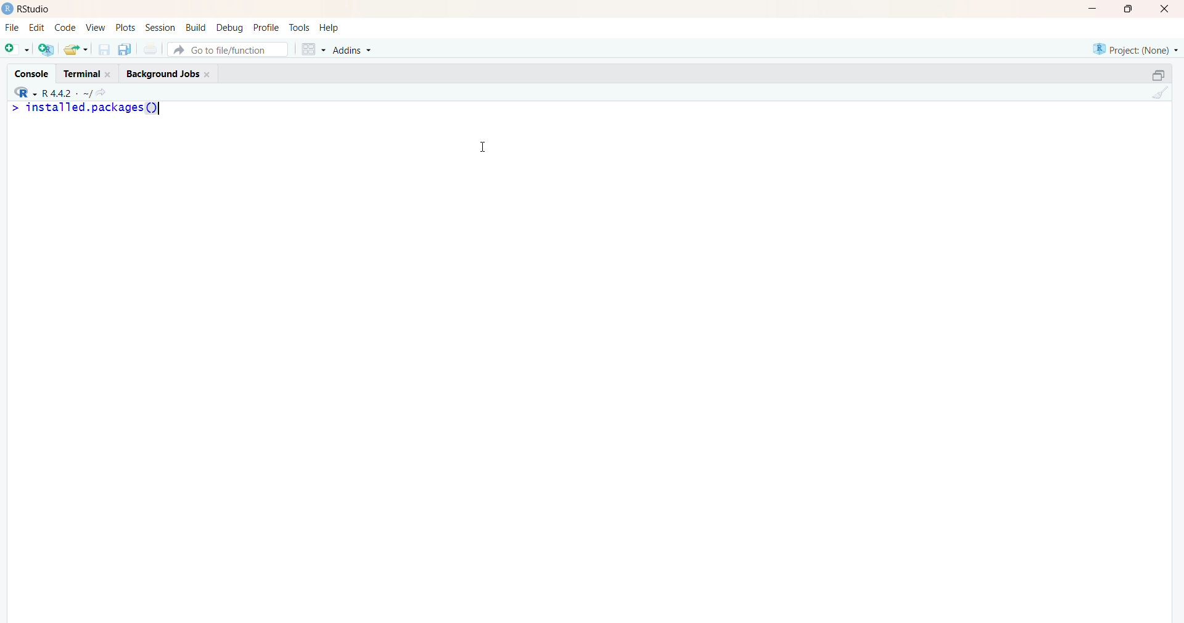 This screenshot has height=623, width=1184. I want to click on >console log, so click(141, 130).